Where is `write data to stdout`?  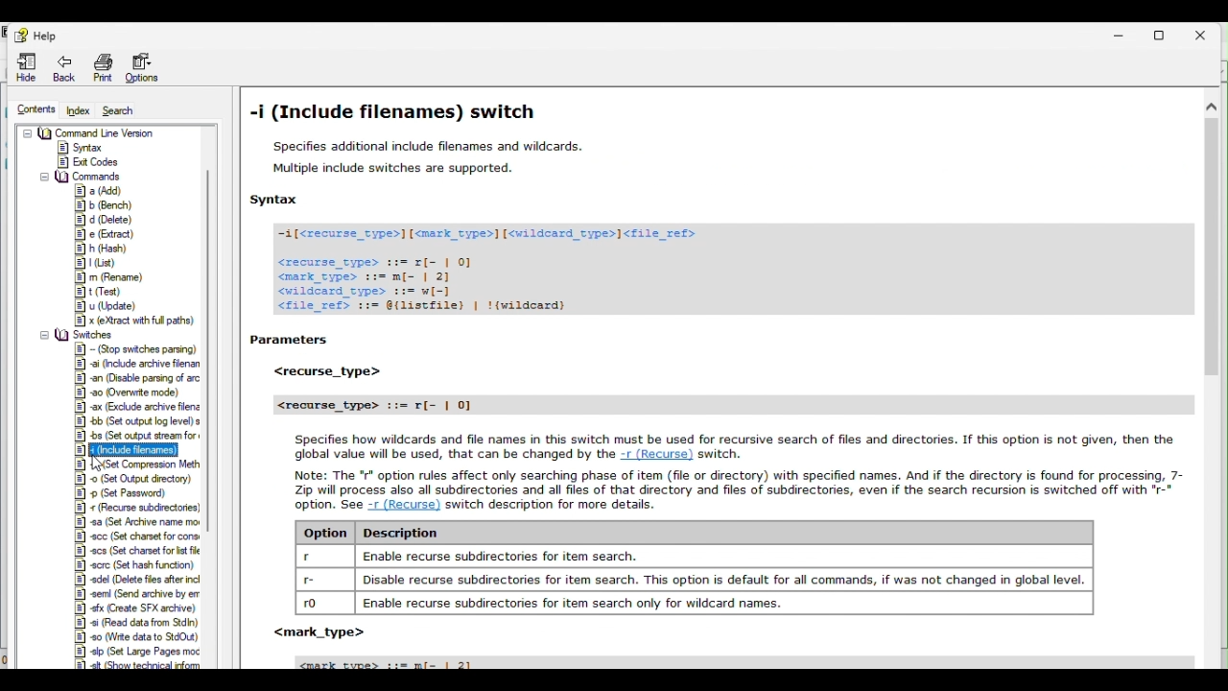 write data to stdout is located at coordinates (137, 639).